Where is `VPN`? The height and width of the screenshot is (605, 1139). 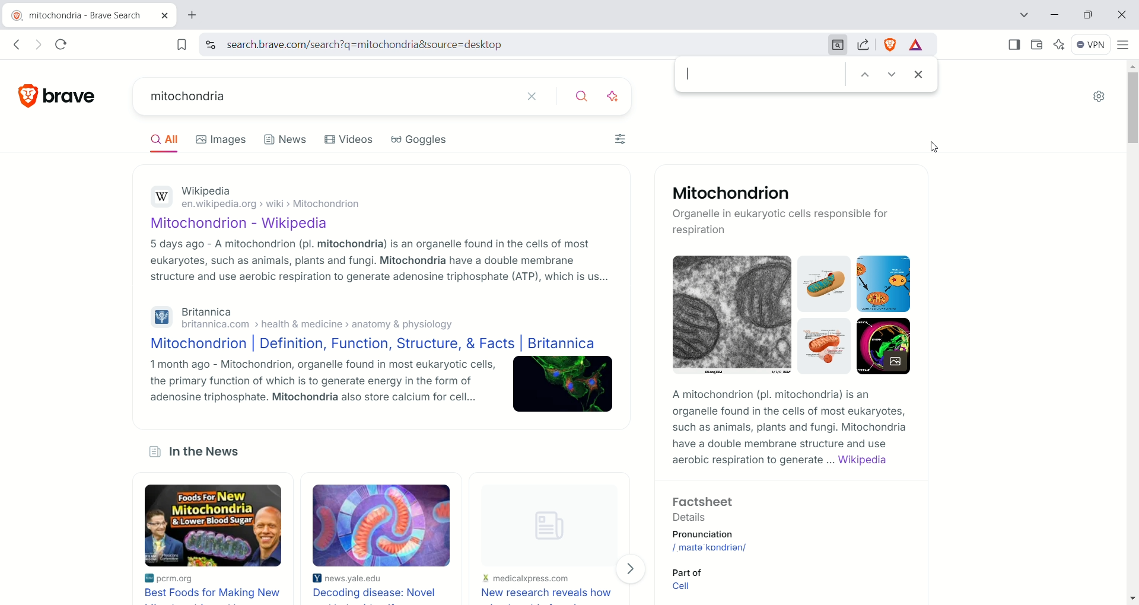
VPN is located at coordinates (1094, 46).